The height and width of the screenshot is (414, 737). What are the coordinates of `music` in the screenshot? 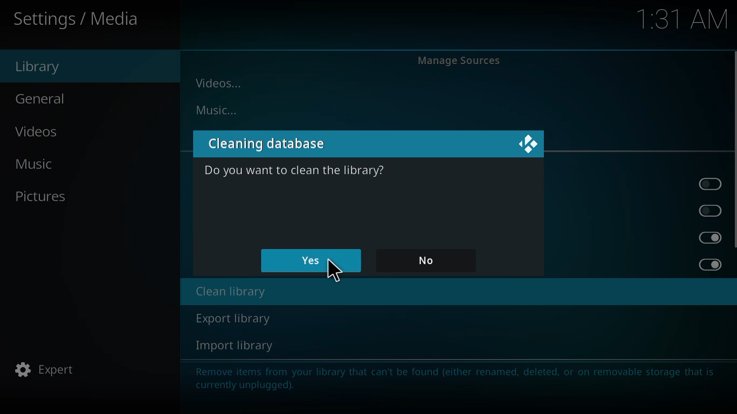 It's located at (220, 109).